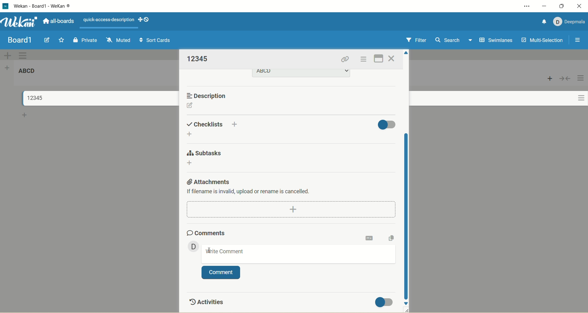 The image size is (588, 313). Describe the element at coordinates (207, 181) in the screenshot. I see `attachments` at that location.